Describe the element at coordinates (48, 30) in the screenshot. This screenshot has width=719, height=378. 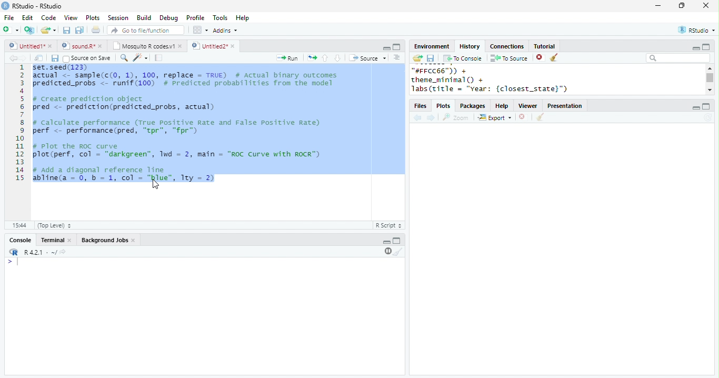
I see `open file` at that location.